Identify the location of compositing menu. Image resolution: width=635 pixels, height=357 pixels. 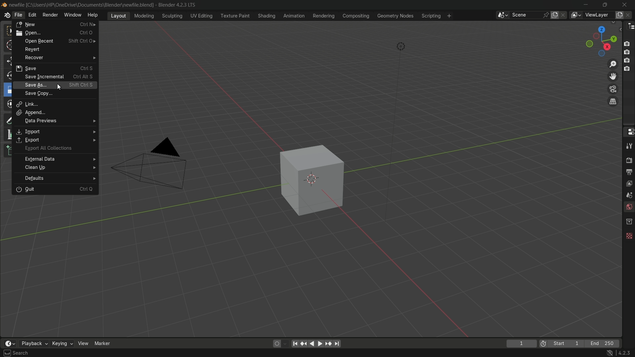
(357, 16).